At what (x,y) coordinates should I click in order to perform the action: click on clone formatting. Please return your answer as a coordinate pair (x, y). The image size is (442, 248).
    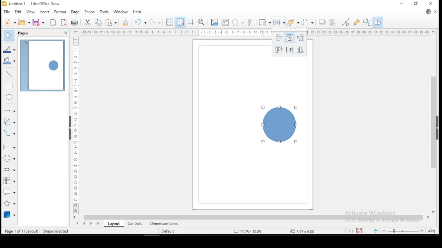
    Looking at the image, I should click on (125, 22).